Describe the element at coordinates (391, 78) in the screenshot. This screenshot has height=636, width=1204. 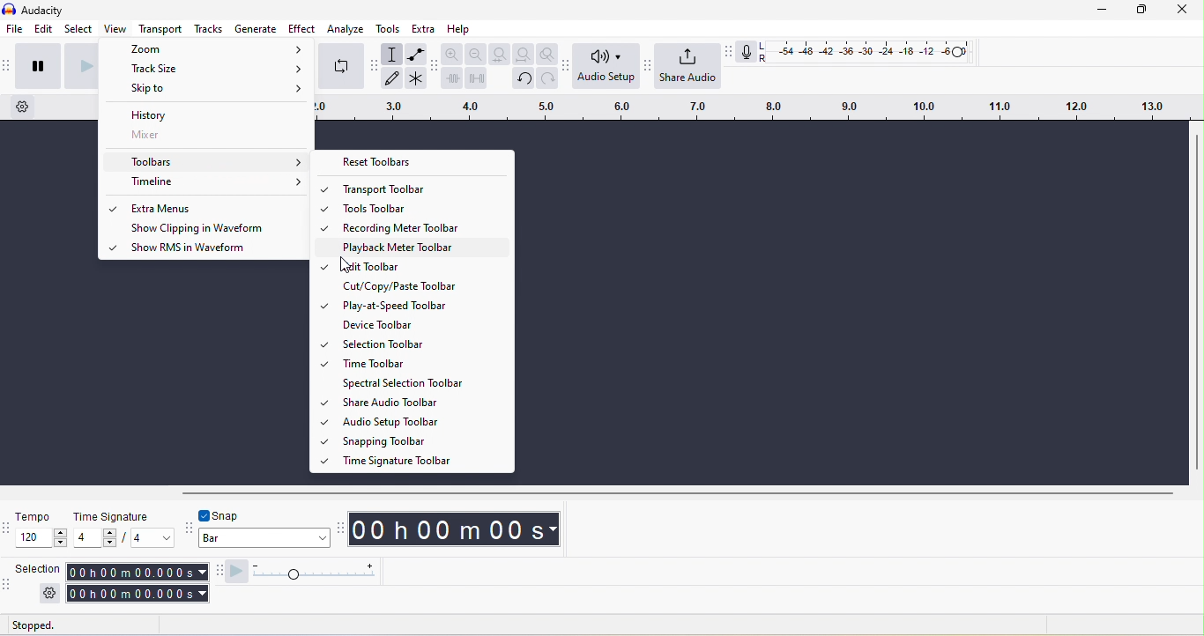
I see `draw tool` at that location.